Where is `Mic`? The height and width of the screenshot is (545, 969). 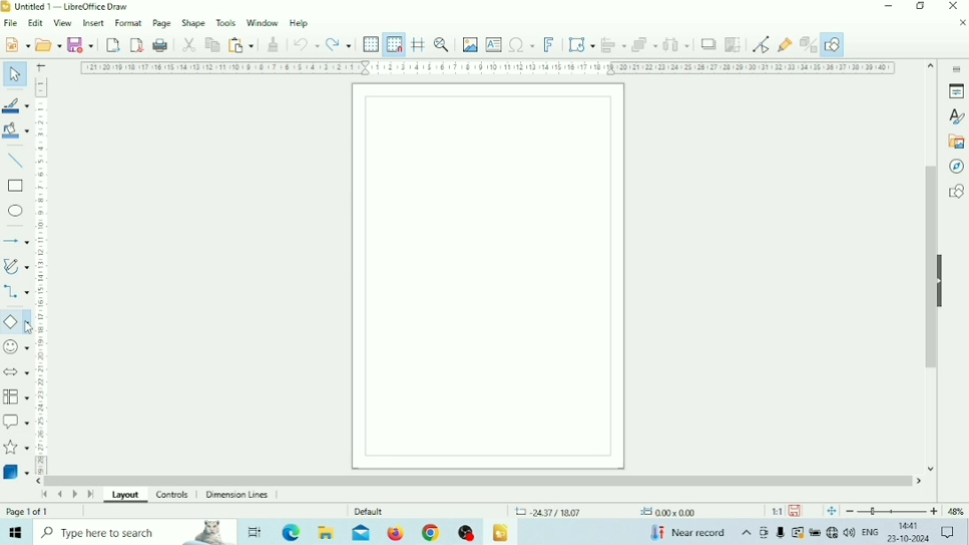
Mic is located at coordinates (779, 533).